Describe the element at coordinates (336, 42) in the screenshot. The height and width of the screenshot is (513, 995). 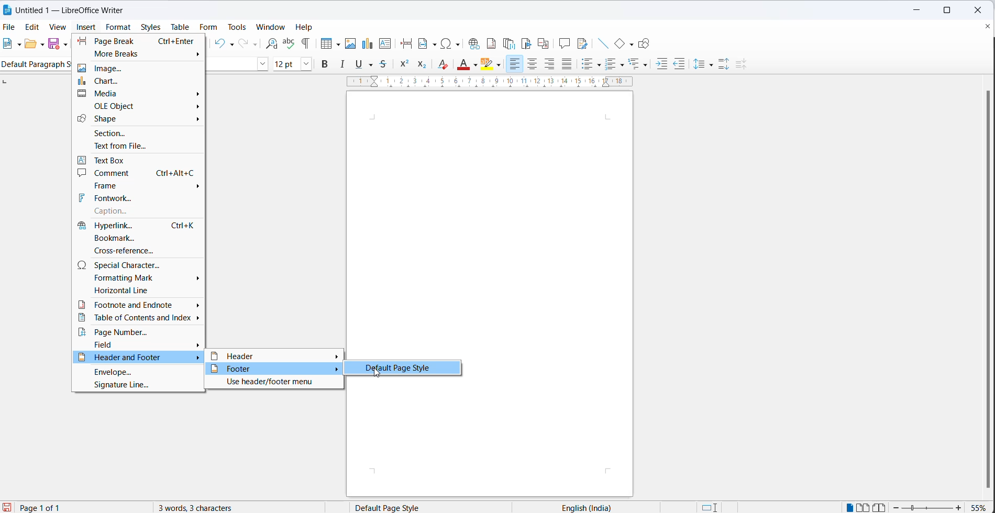
I see `table grid` at that location.